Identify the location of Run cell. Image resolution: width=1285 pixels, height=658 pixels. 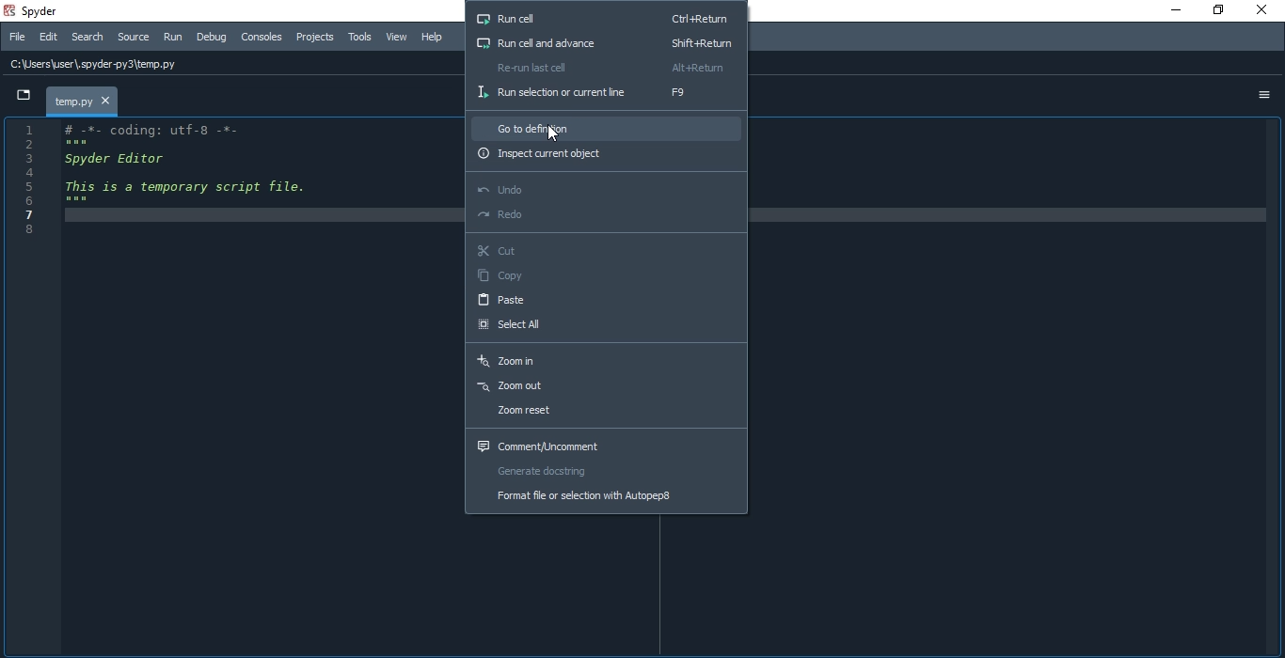
(602, 18).